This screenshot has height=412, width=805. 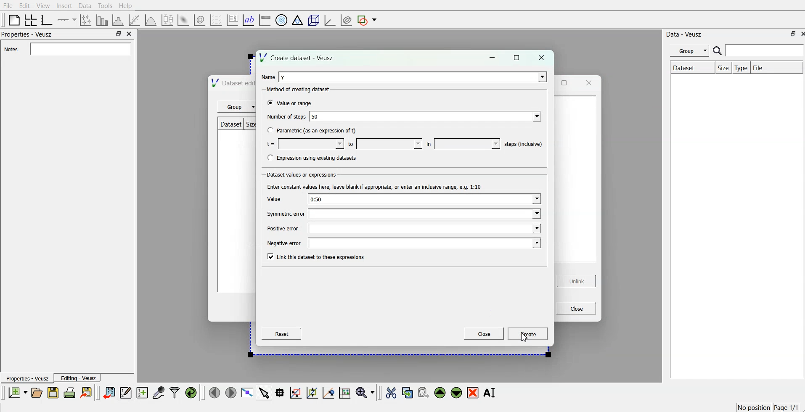 I want to click on File, so click(x=8, y=5).